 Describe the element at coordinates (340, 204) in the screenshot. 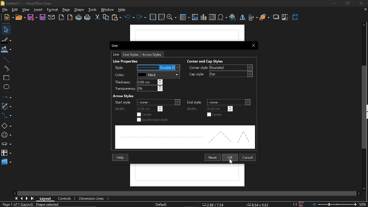

I see `zoom change` at that location.